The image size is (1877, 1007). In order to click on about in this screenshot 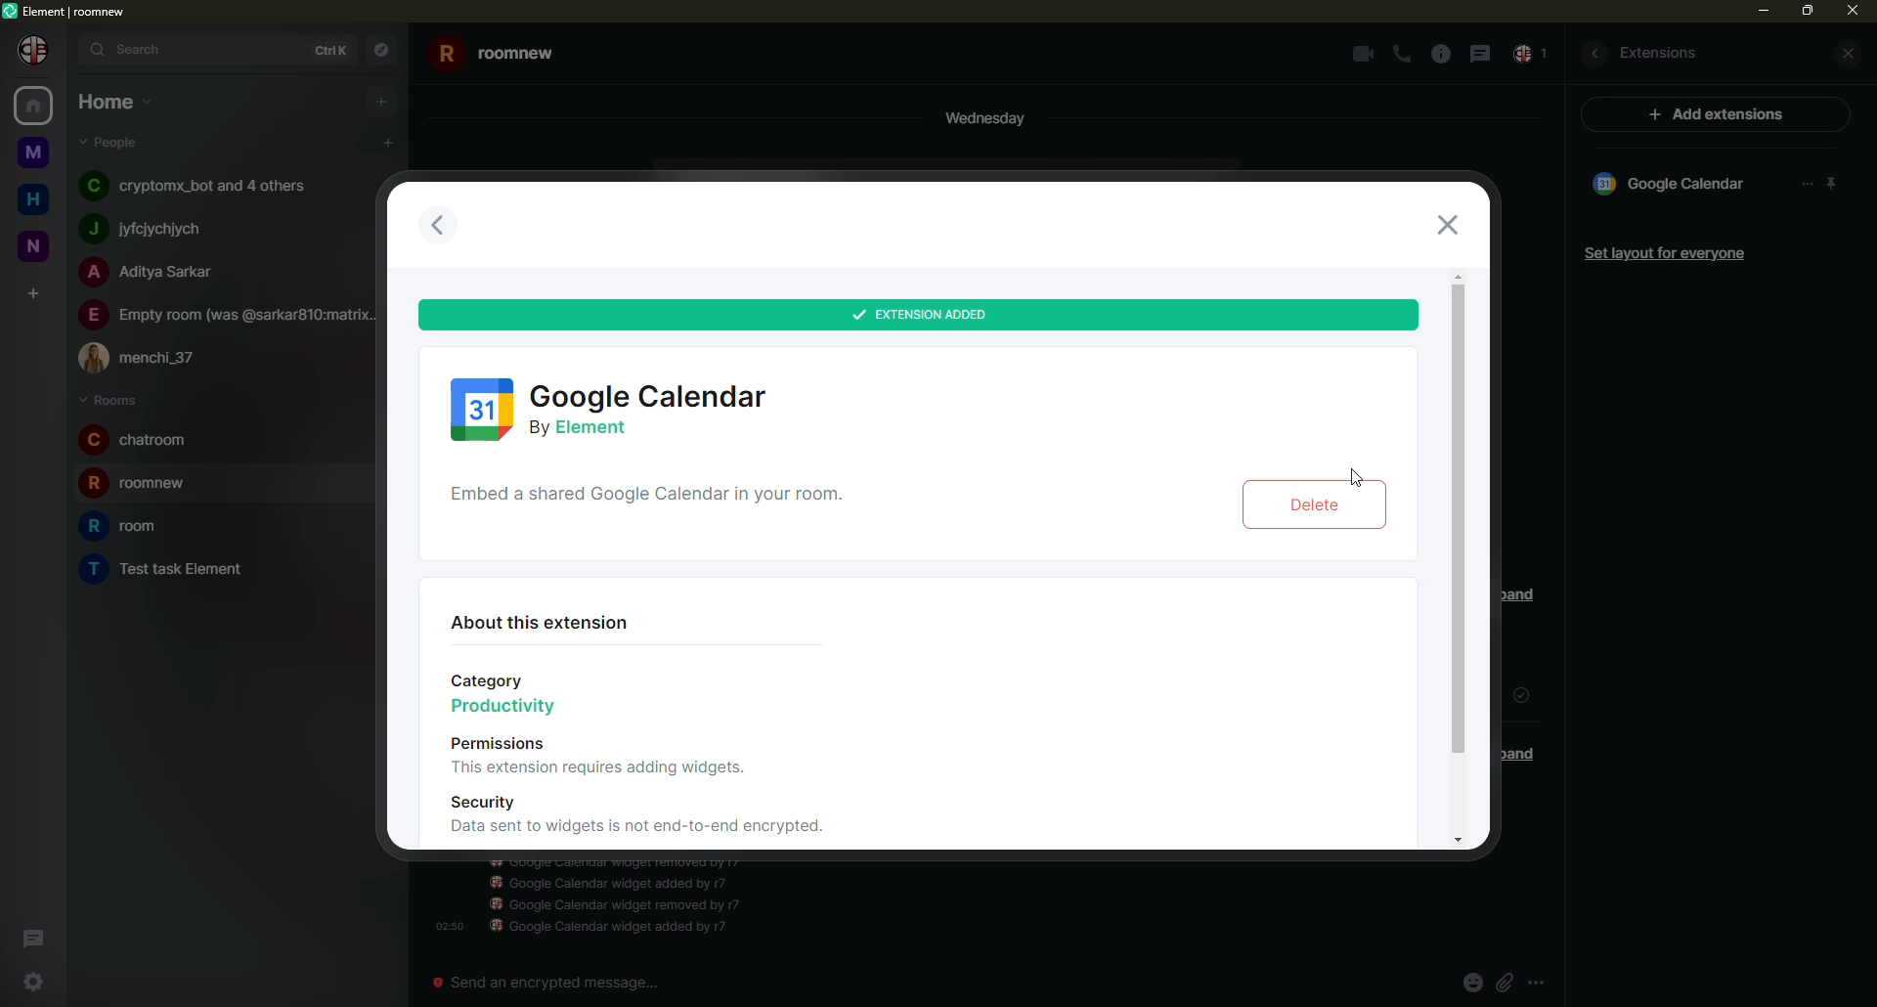, I will do `click(551, 622)`.